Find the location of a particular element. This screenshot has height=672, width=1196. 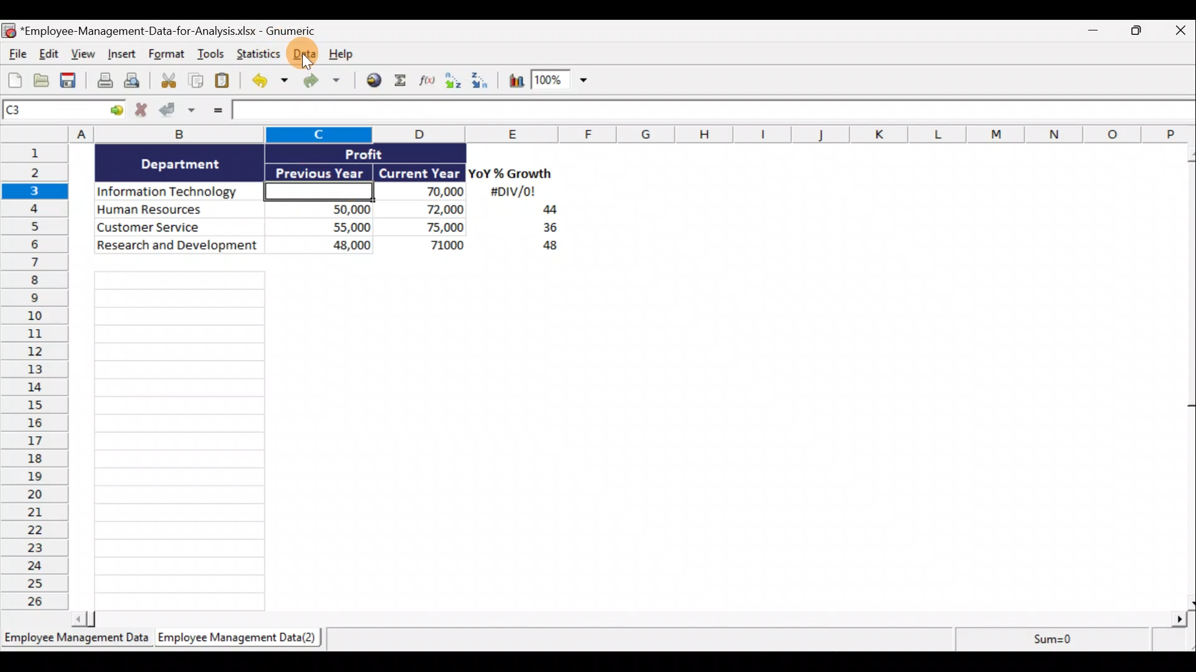

Employee Management Data is located at coordinates (75, 638).